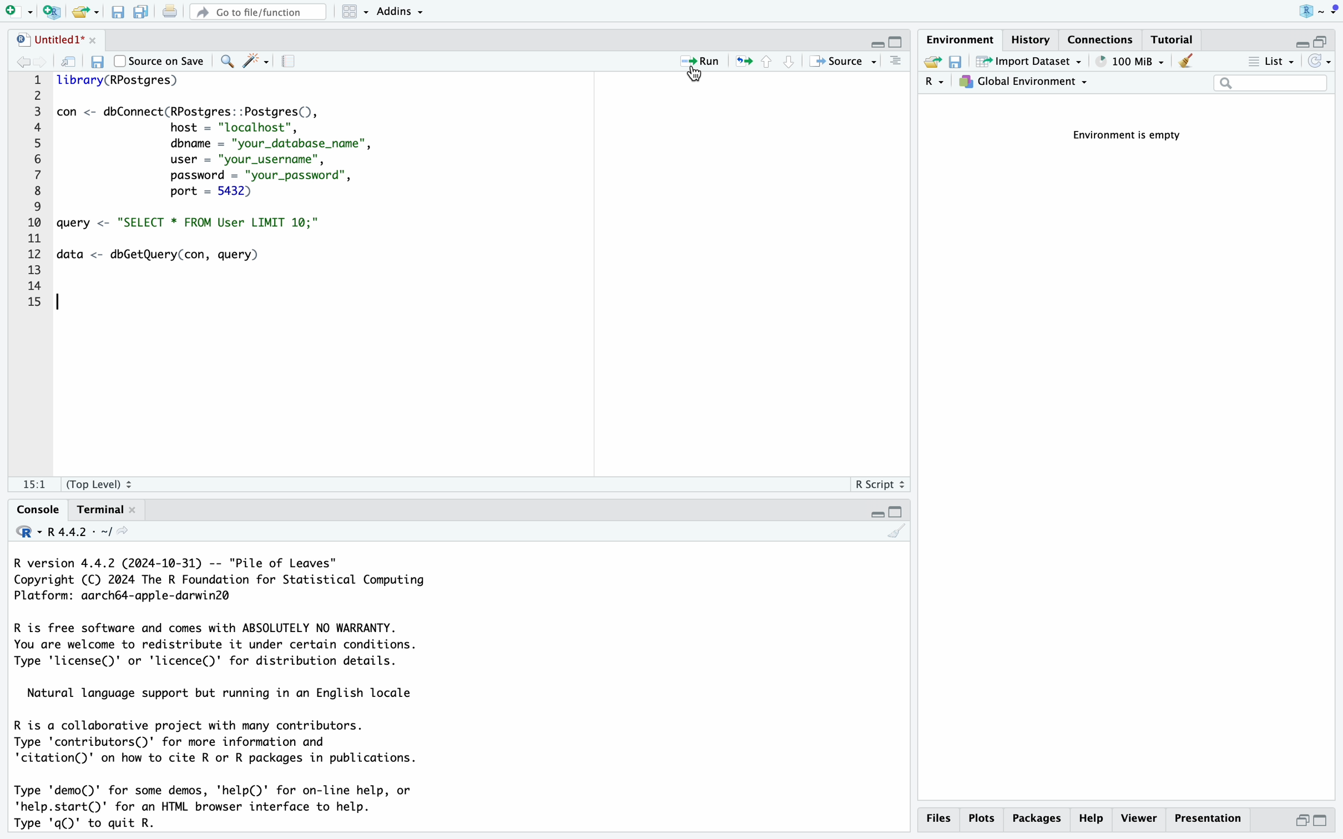 This screenshot has height=839, width=1343. I want to click on go to next section/chunk, so click(791, 66).